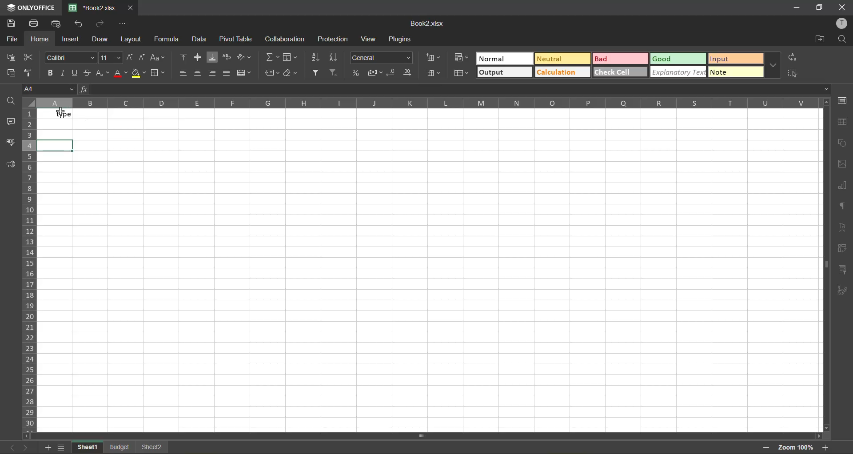 This screenshot has height=454, width=853. Describe the element at coordinates (199, 57) in the screenshot. I see `align middle` at that location.